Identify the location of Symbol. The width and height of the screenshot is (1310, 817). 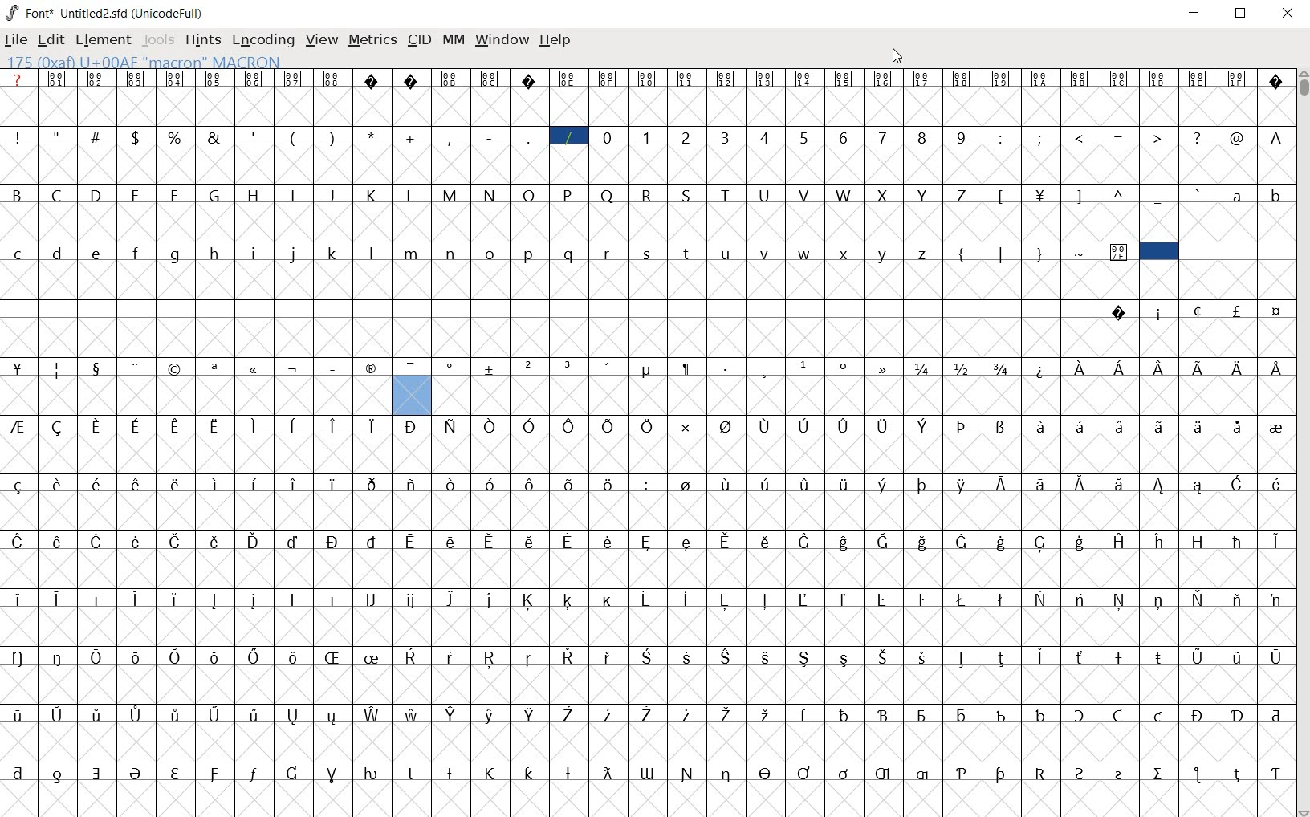
(1237, 774).